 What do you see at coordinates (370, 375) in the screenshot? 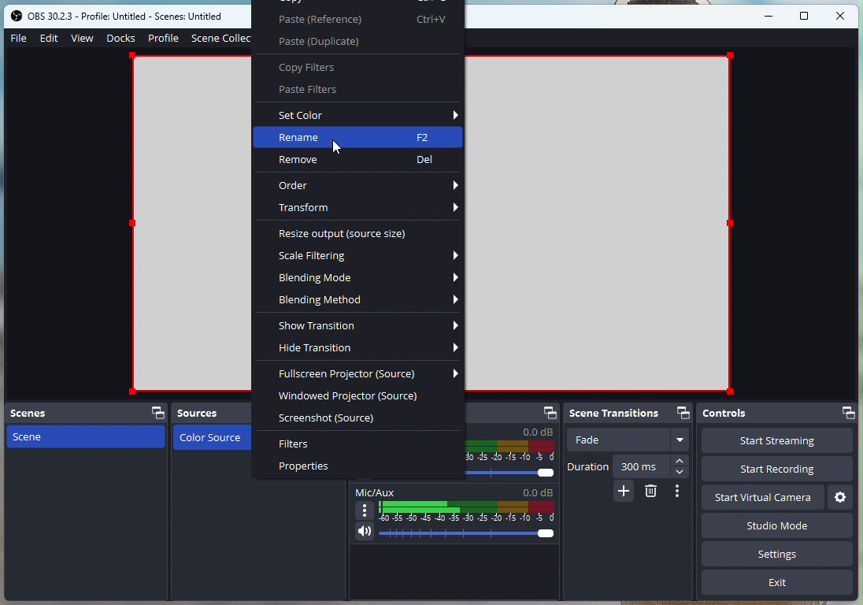
I see `FullScreen Projector (Source)` at bounding box center [370, 375].